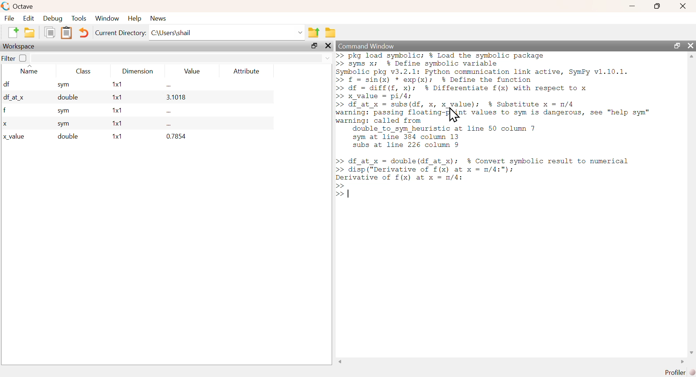  Describe the element at coordinates (9, 18) in the screenshot. I see `File` at that location.